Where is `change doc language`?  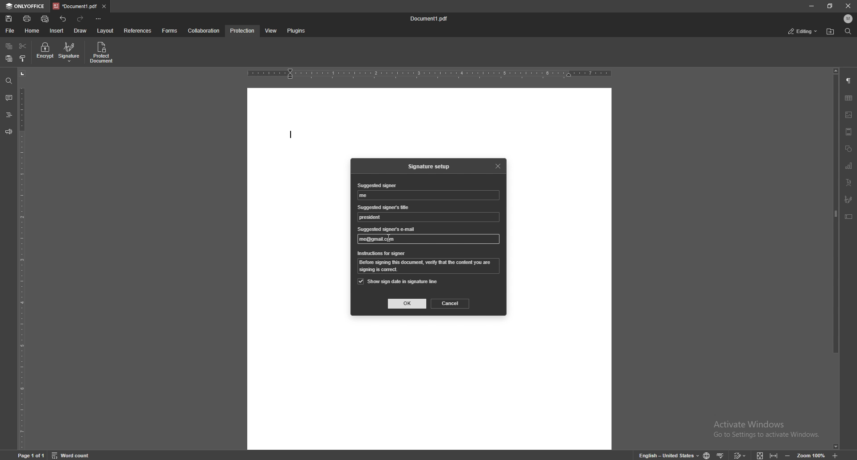
change doc language is located at coordinates (703, 455).